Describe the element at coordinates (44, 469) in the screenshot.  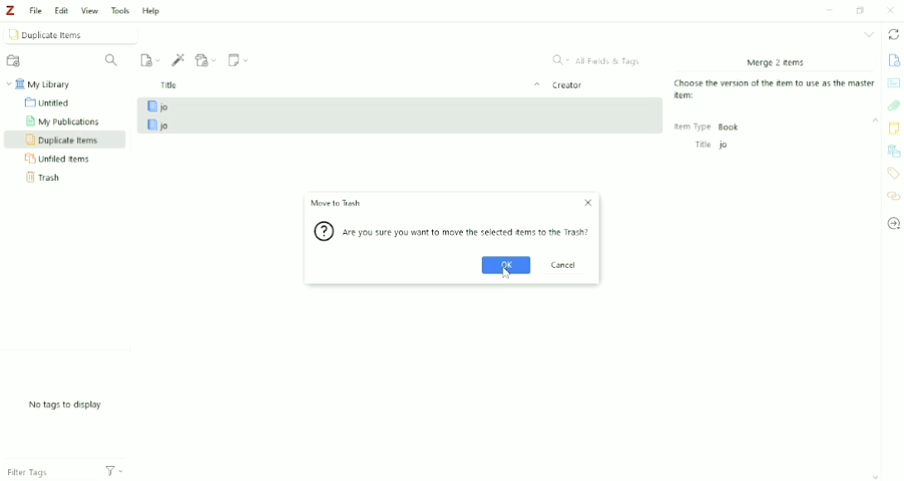
I see `Filter Tags` at that location.